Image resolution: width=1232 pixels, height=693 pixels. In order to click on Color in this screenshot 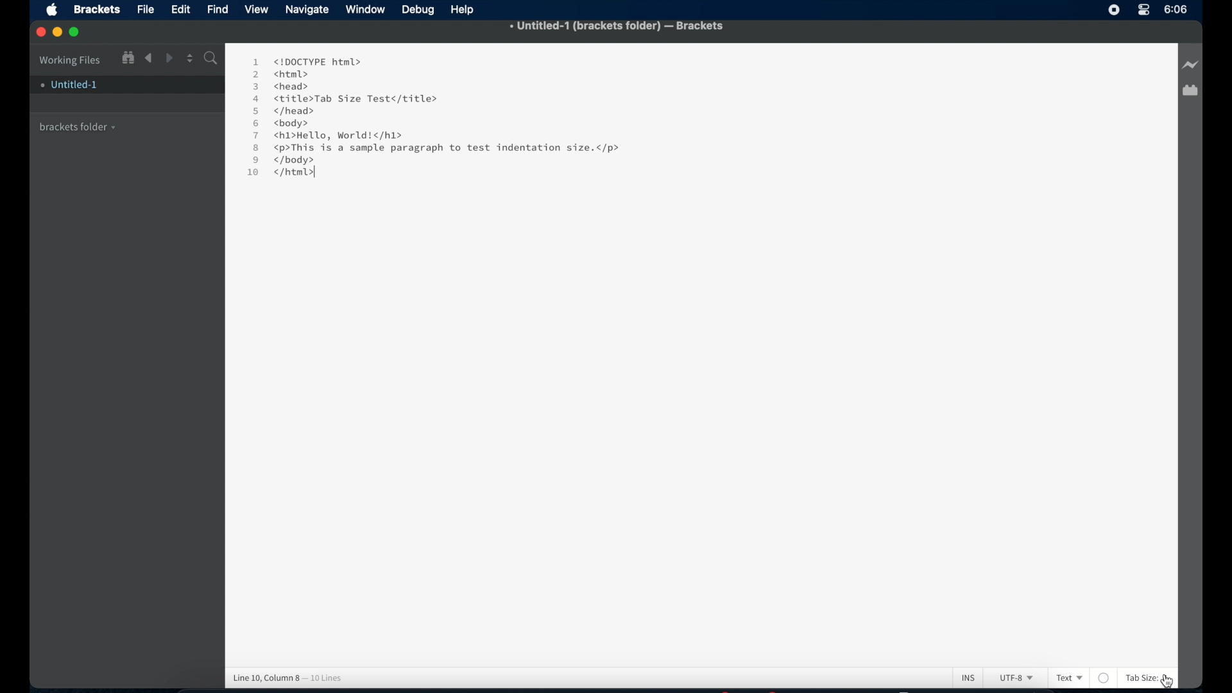, I will do `click(1104, 678)`.